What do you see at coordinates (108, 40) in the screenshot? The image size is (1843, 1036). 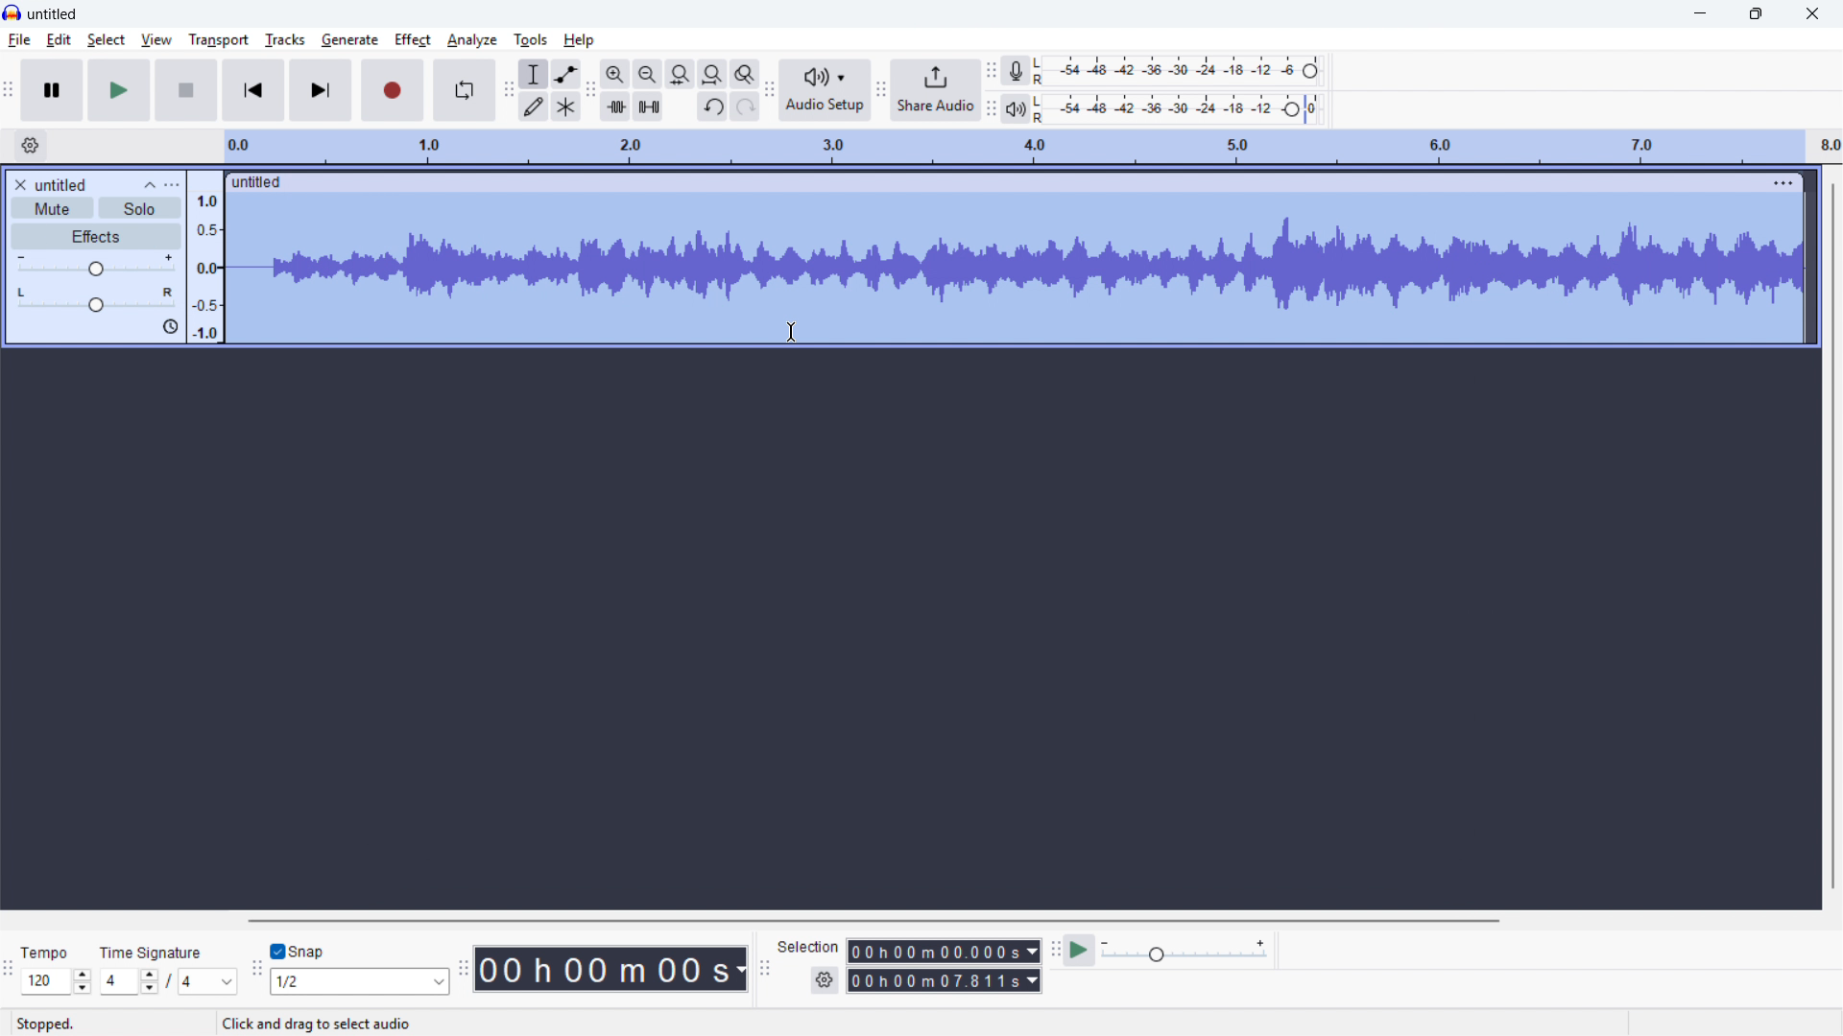 I see `select` at bounding box center [108, 40].